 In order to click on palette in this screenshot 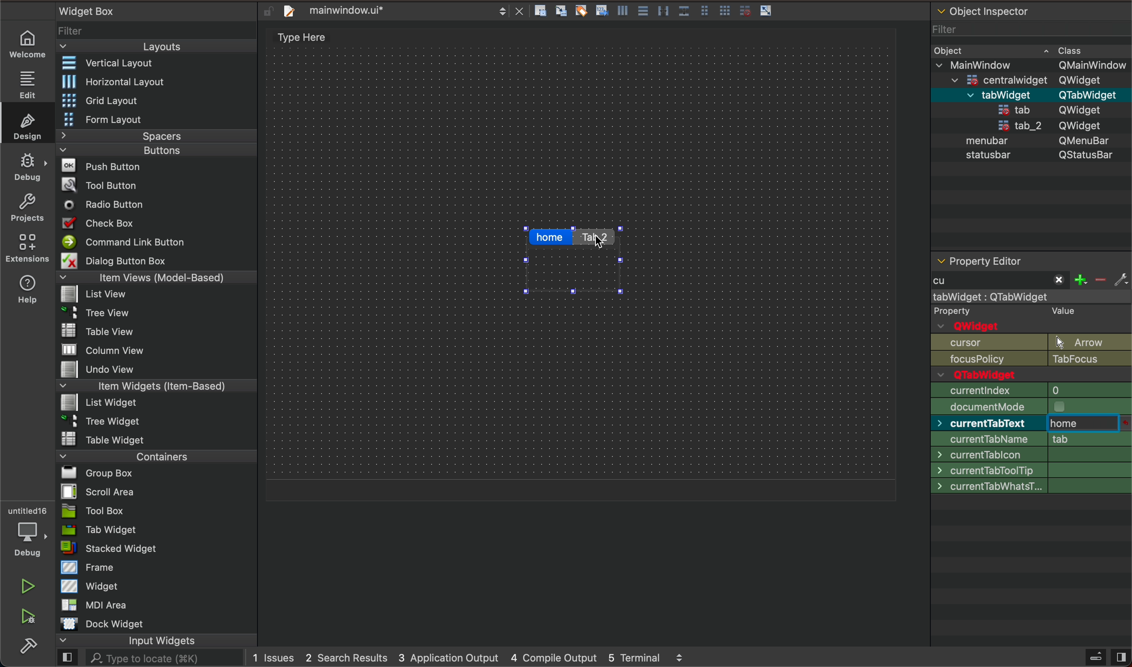, I will do `click(1032, 484)`.